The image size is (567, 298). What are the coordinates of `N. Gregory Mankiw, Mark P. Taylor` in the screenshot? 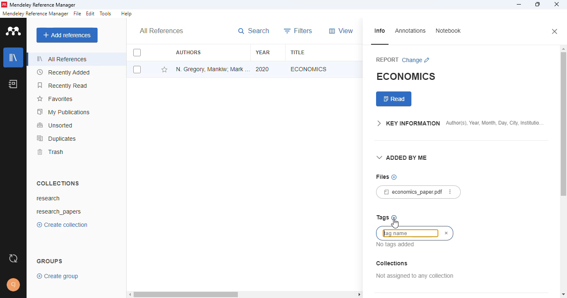 It's located at (213, 69).